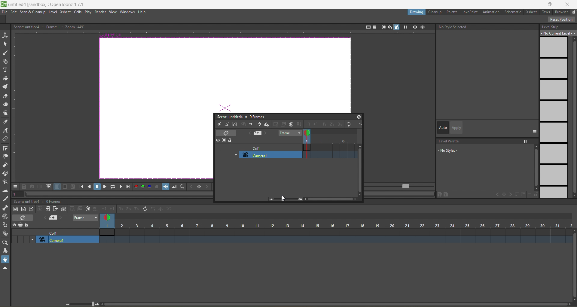 This screenshot has height=307, width=577. I want to click on , so click(349, 124).